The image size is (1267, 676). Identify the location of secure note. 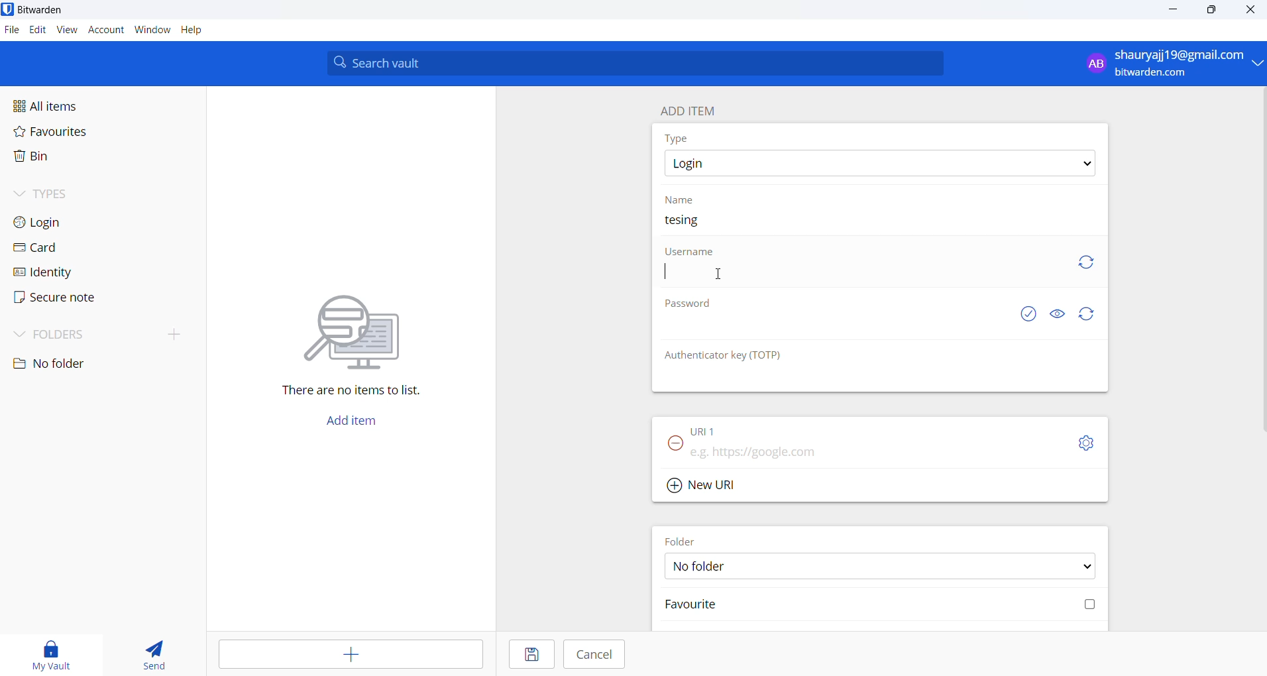
(72, 300).